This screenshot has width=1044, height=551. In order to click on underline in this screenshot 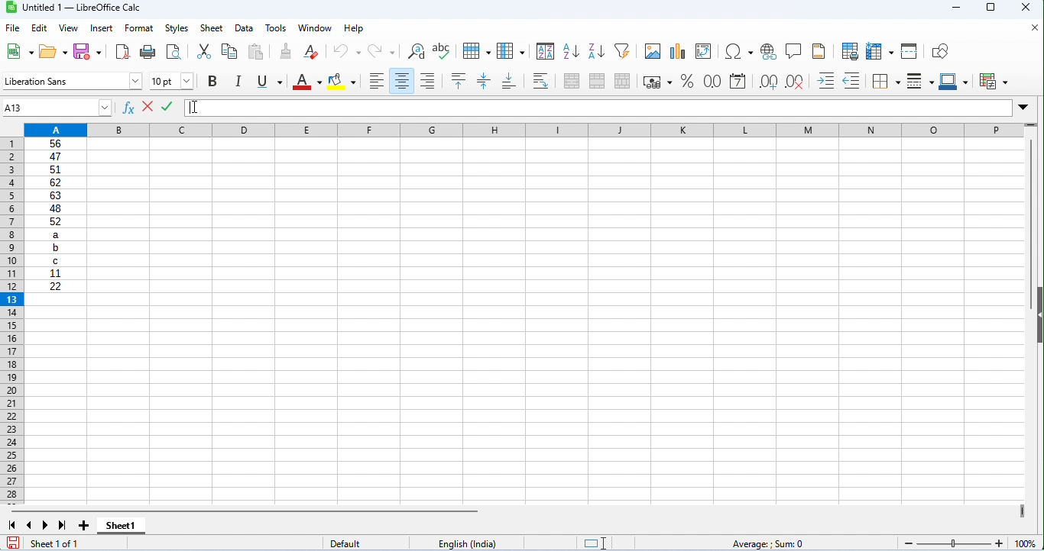, I will do `click(268, 81)`.